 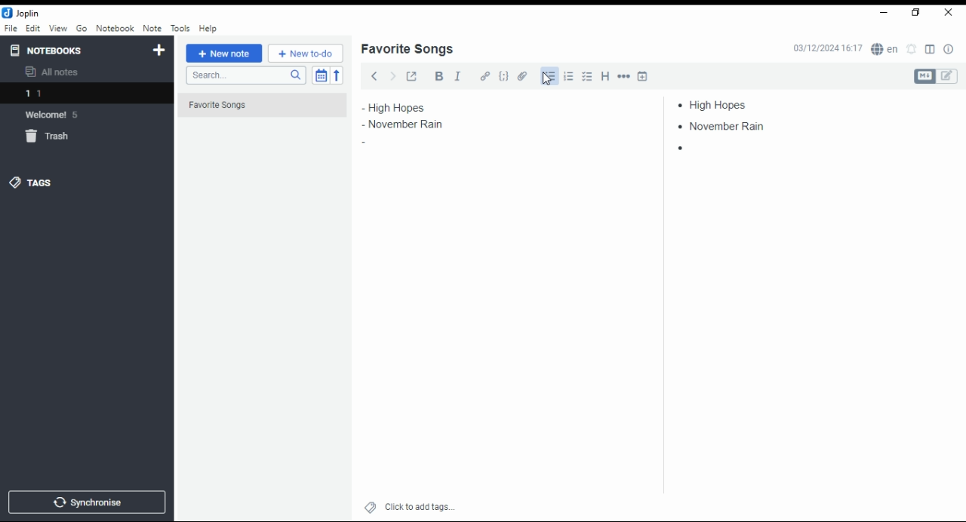 What do you see at coordinates (56, 72) in the screenshot?
I see `all notes` at bounding box center [56, 72].